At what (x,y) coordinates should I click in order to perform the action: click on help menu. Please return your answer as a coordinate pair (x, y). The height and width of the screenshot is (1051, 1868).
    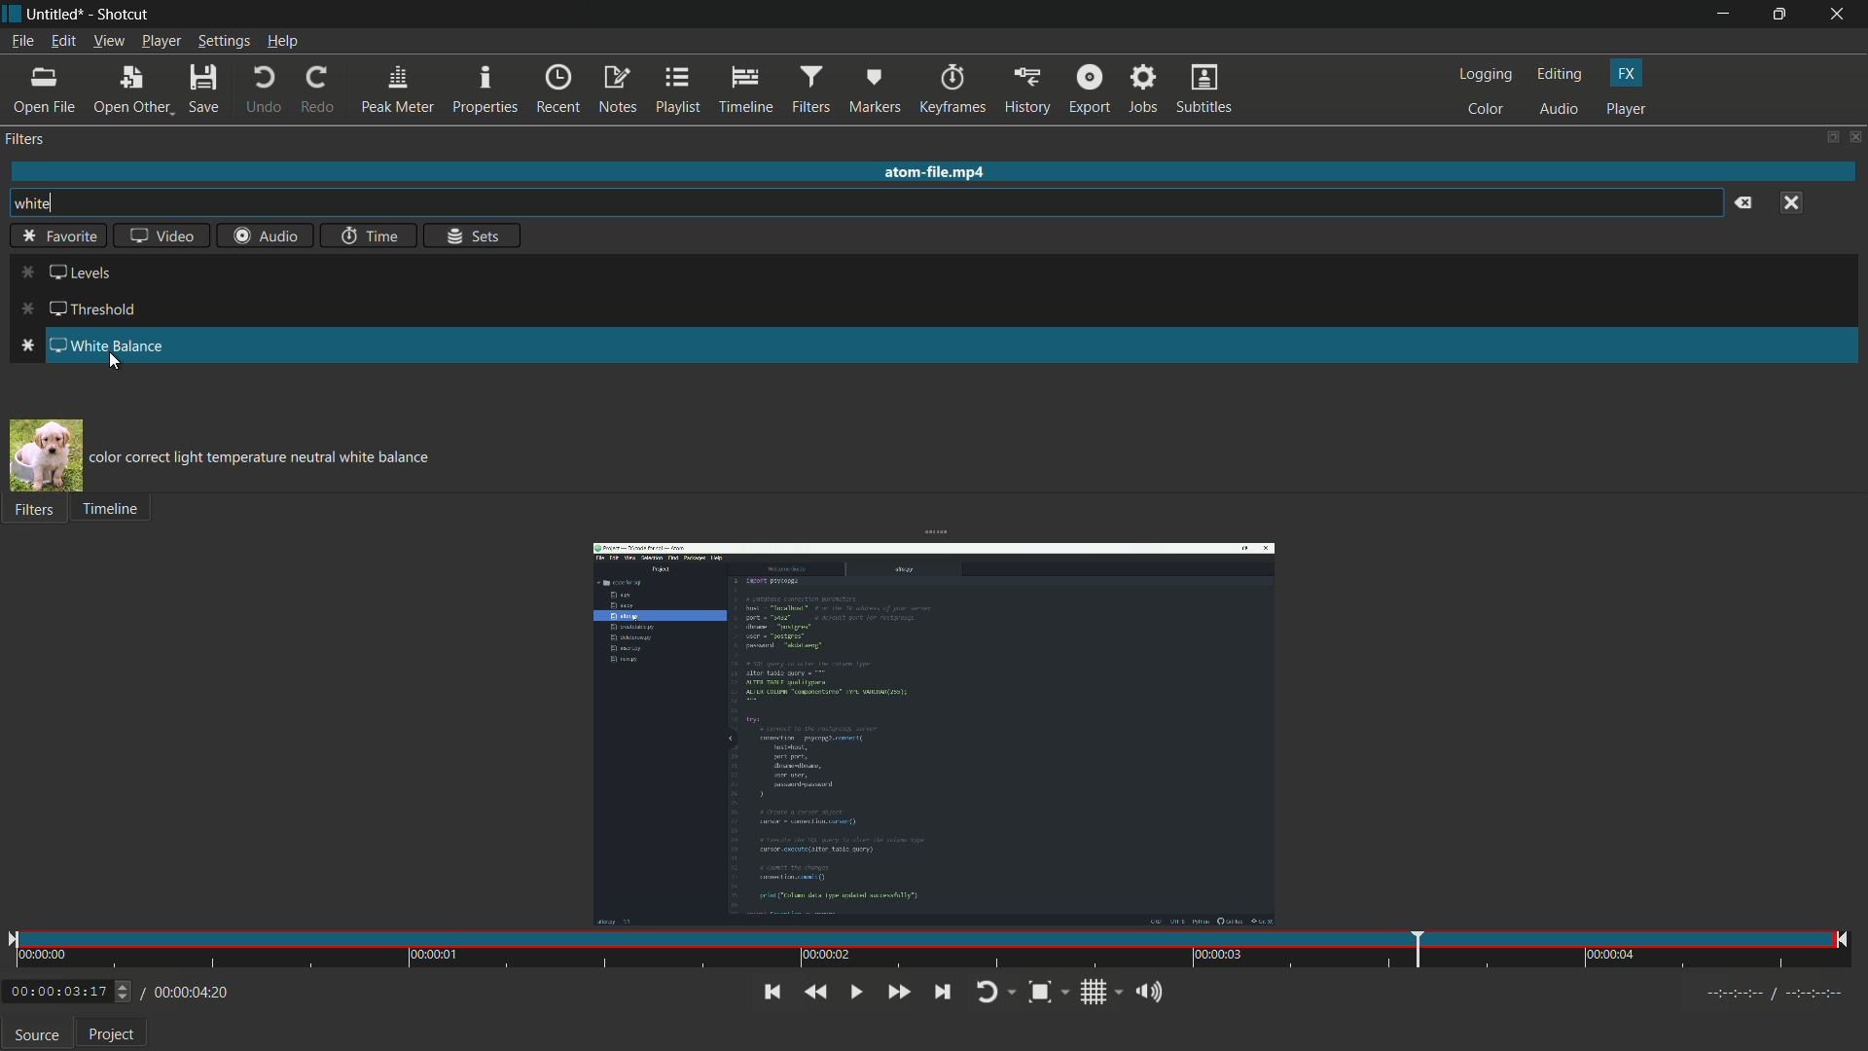
    Looking at the image, I should click on (282, 41).